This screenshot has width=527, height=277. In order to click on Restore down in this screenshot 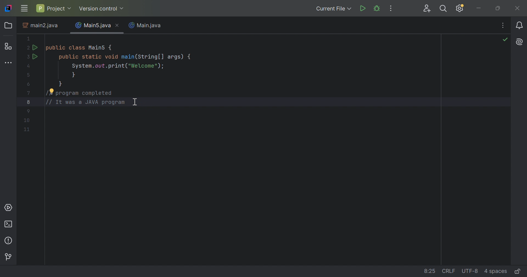, I will do `click(499, 9)`.